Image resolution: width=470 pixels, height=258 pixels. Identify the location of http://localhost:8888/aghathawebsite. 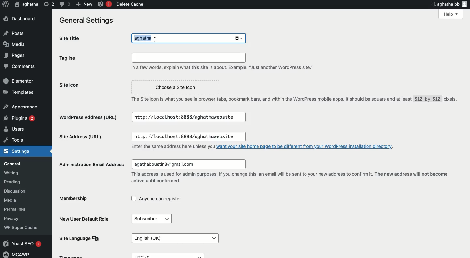
(189, 117).